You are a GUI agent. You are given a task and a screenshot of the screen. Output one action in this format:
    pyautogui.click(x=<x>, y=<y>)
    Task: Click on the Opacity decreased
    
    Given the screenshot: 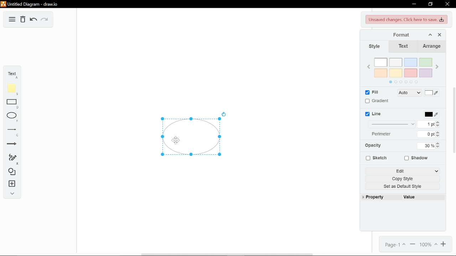 What is the action you would take?
    pyautogui.click(x=192, y=138)
    